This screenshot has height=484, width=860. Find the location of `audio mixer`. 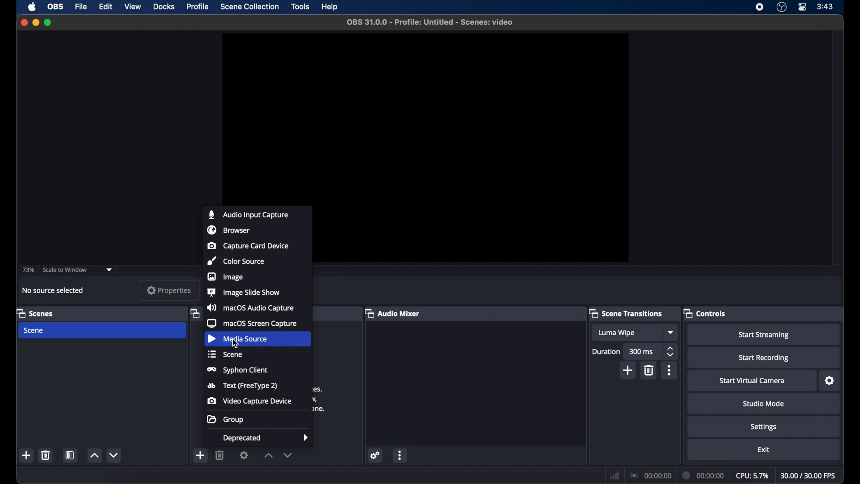

audio mixer is located at coordinates (393, 313).